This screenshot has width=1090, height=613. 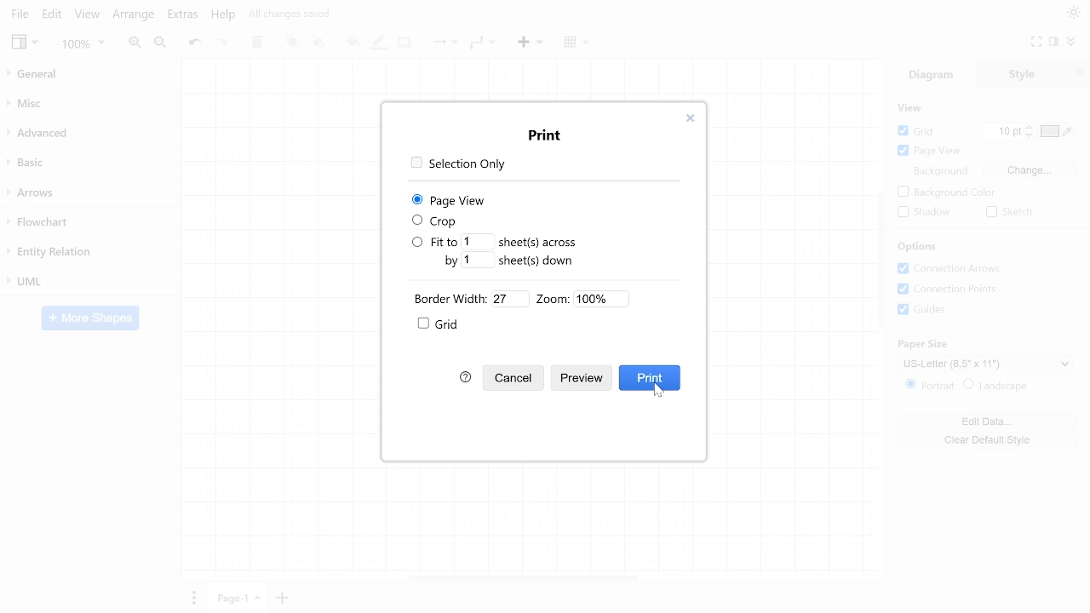 I want to click on Selection only, so click(x=460, y=164).